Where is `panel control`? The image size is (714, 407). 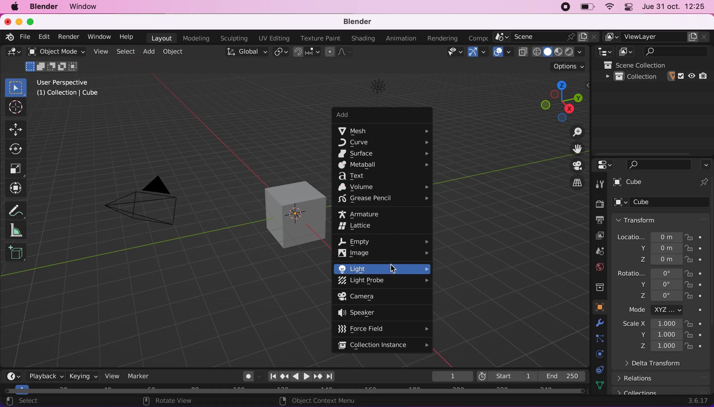 panel control is located at coordinates (628, 7).